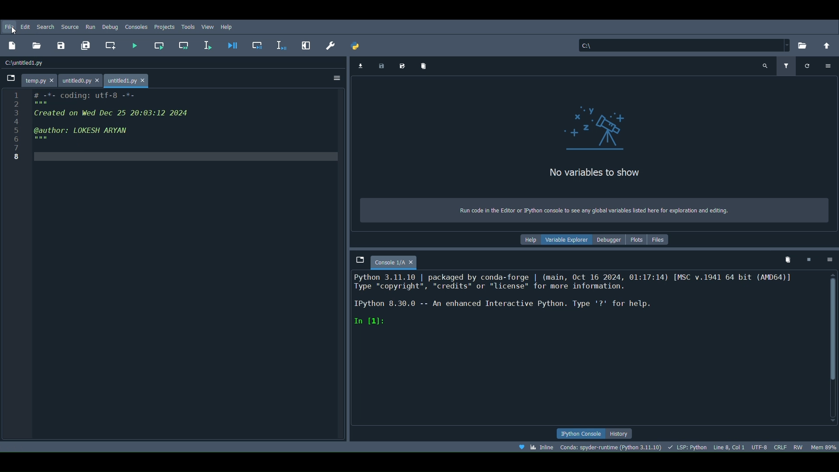 The image size is (839, 472). What do you see at coordinates (136, 27) in the screenshot?
I see `Consoles` at bounding box center [136, 27].